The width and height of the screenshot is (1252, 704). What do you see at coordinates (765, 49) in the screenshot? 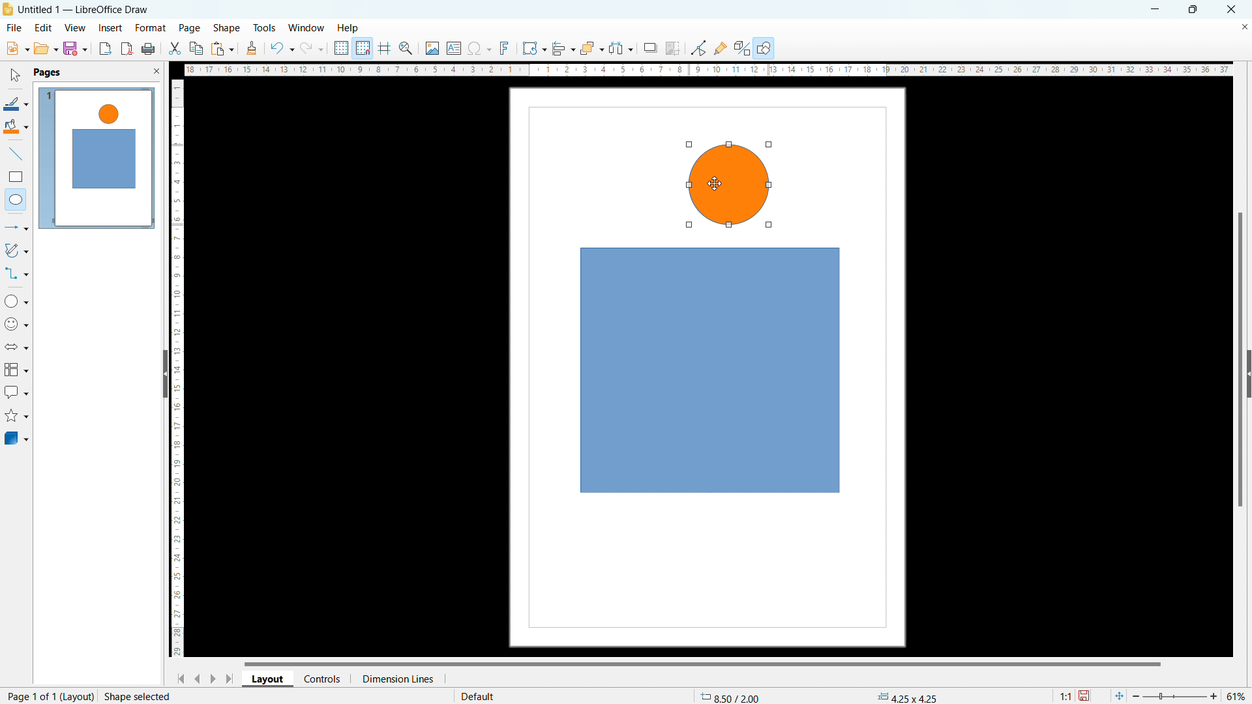
I see `show draw functions` at bounding box center [765, 49].